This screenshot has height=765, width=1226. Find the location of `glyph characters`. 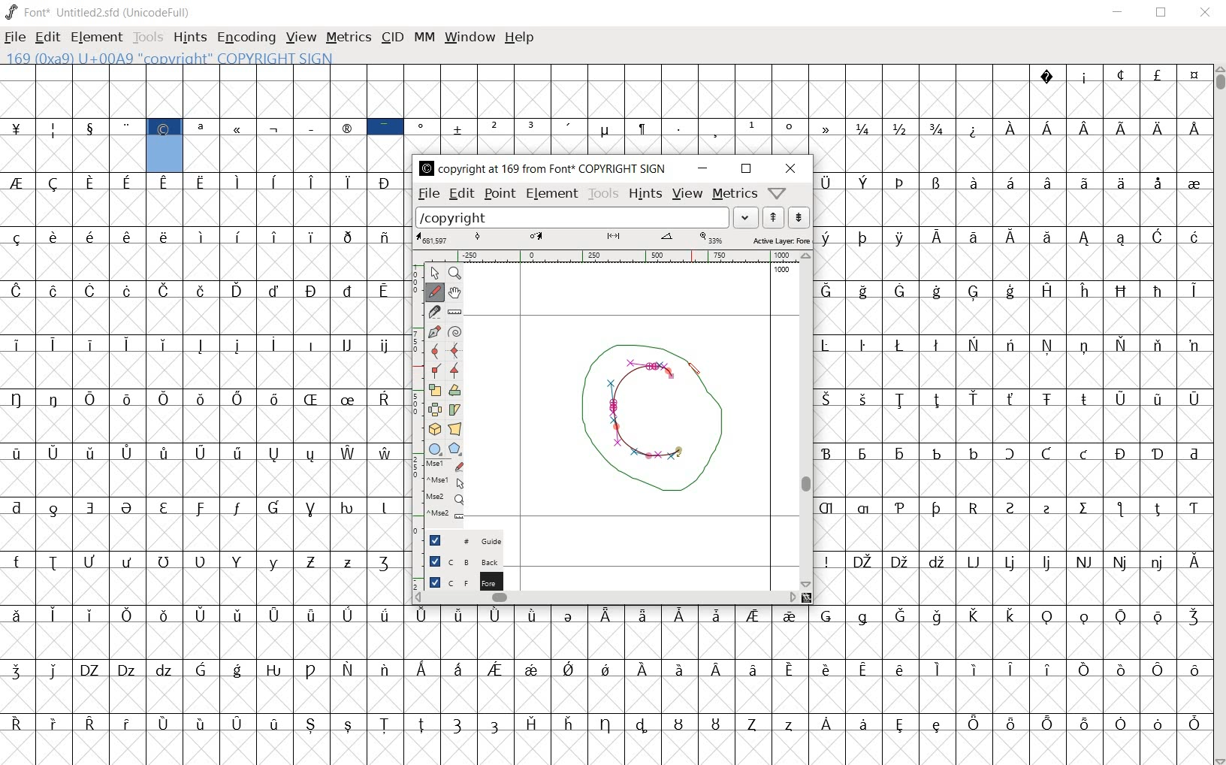

glyph characters is located at coordinates (1013, 386).